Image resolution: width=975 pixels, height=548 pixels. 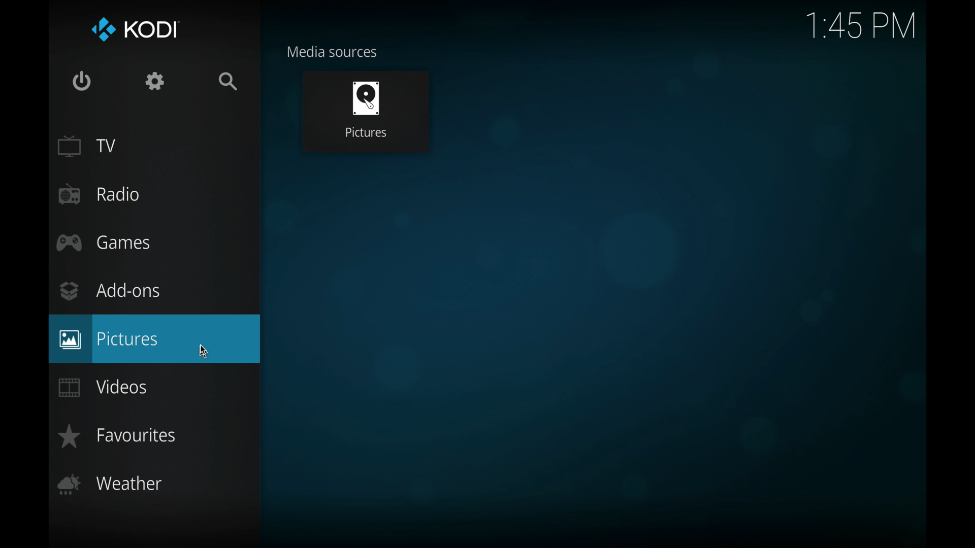 I want to click on media sources, so click(x=332, y=51).